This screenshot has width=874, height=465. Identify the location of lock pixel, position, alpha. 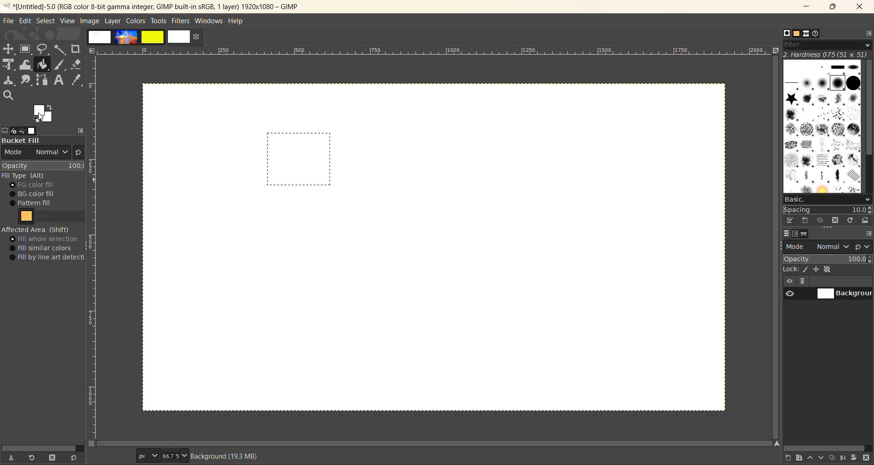
(828, 271).